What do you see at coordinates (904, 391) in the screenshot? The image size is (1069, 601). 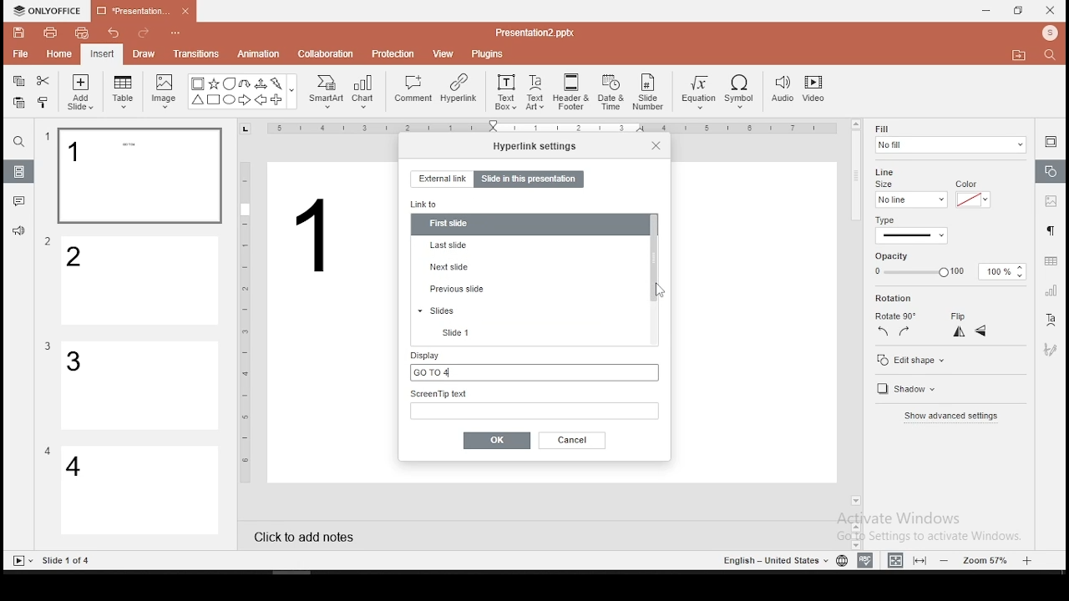 I see `shadow` at bounding box center [904, 391].